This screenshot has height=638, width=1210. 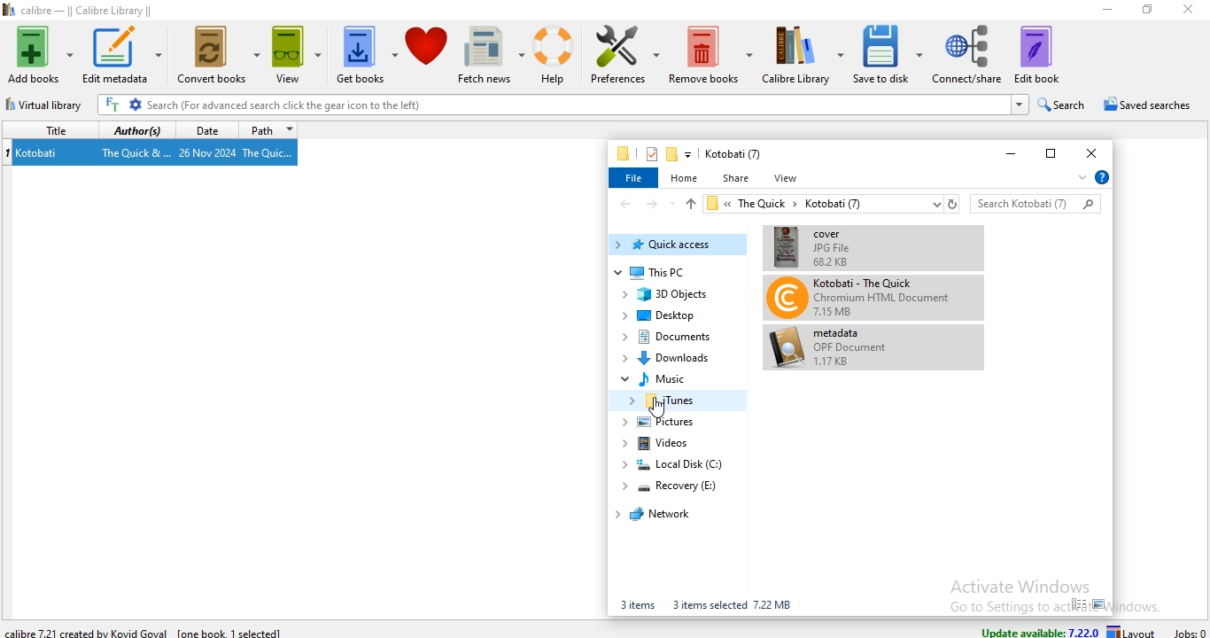 What do you see at coordinates (491, 53) in the screenshot?
I see `fetch news` at bounding box center [491, 53].